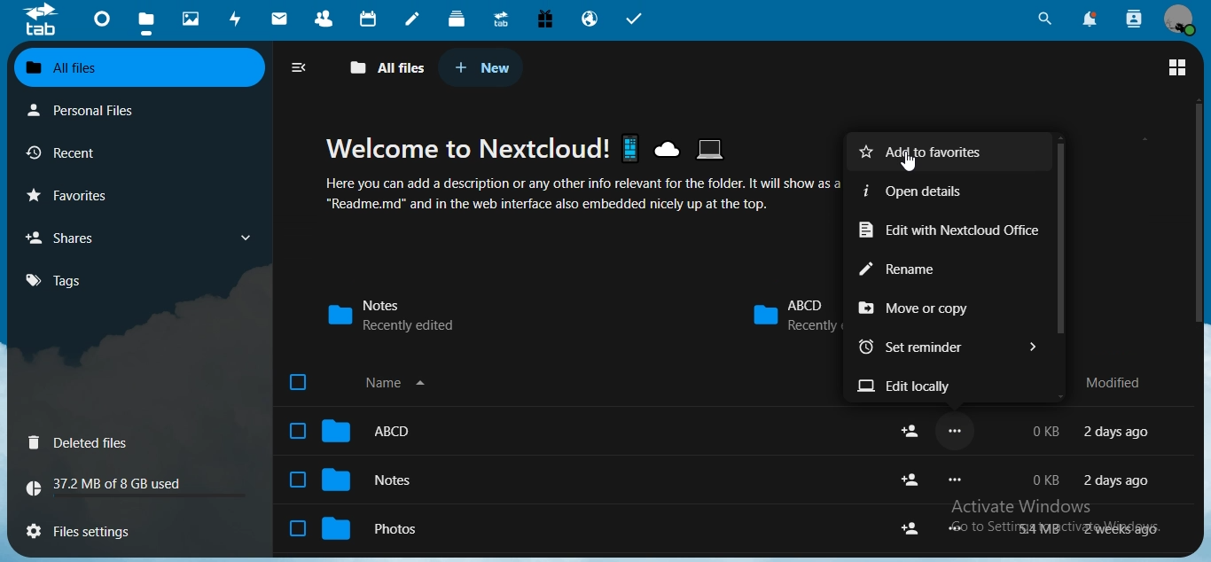 This screenshot has height=562, width=1211. What do you see at coordinates (355, 480) in the screenshot?
I see `notes` at bounding box center [355, 480].